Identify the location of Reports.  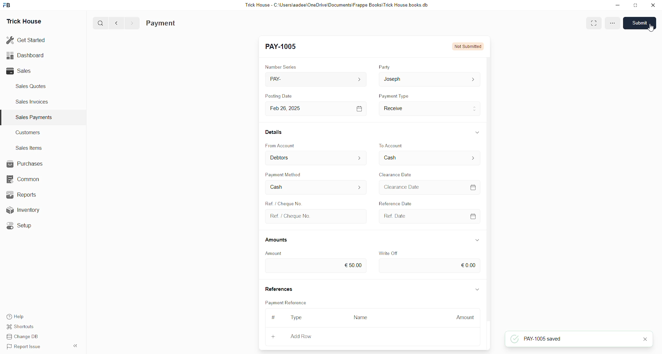
(26, 194).